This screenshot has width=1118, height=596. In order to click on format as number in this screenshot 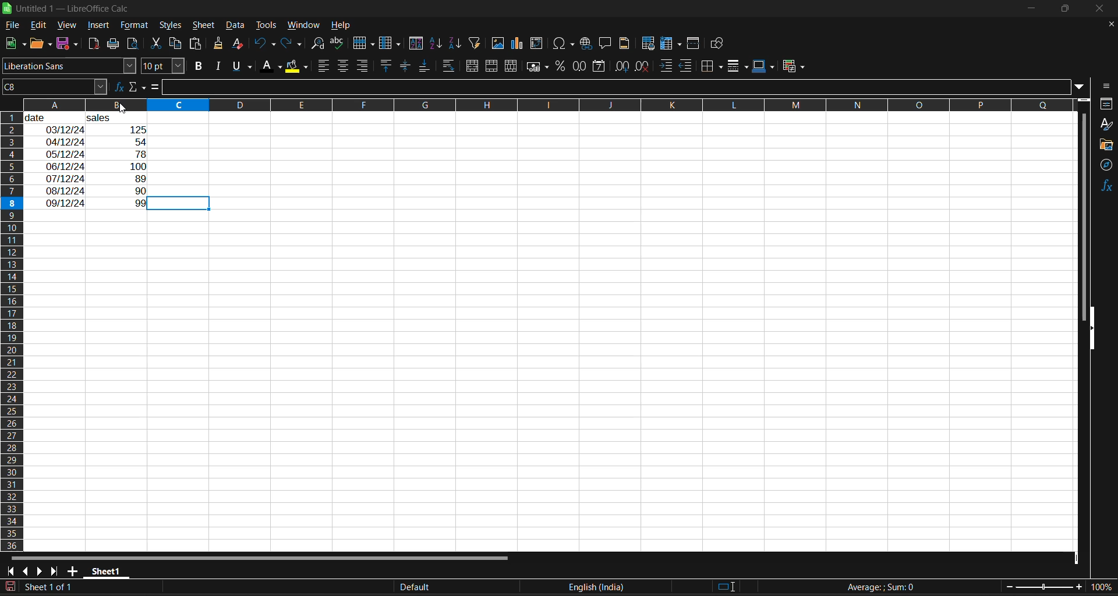, I will do `click(580, 68)`.